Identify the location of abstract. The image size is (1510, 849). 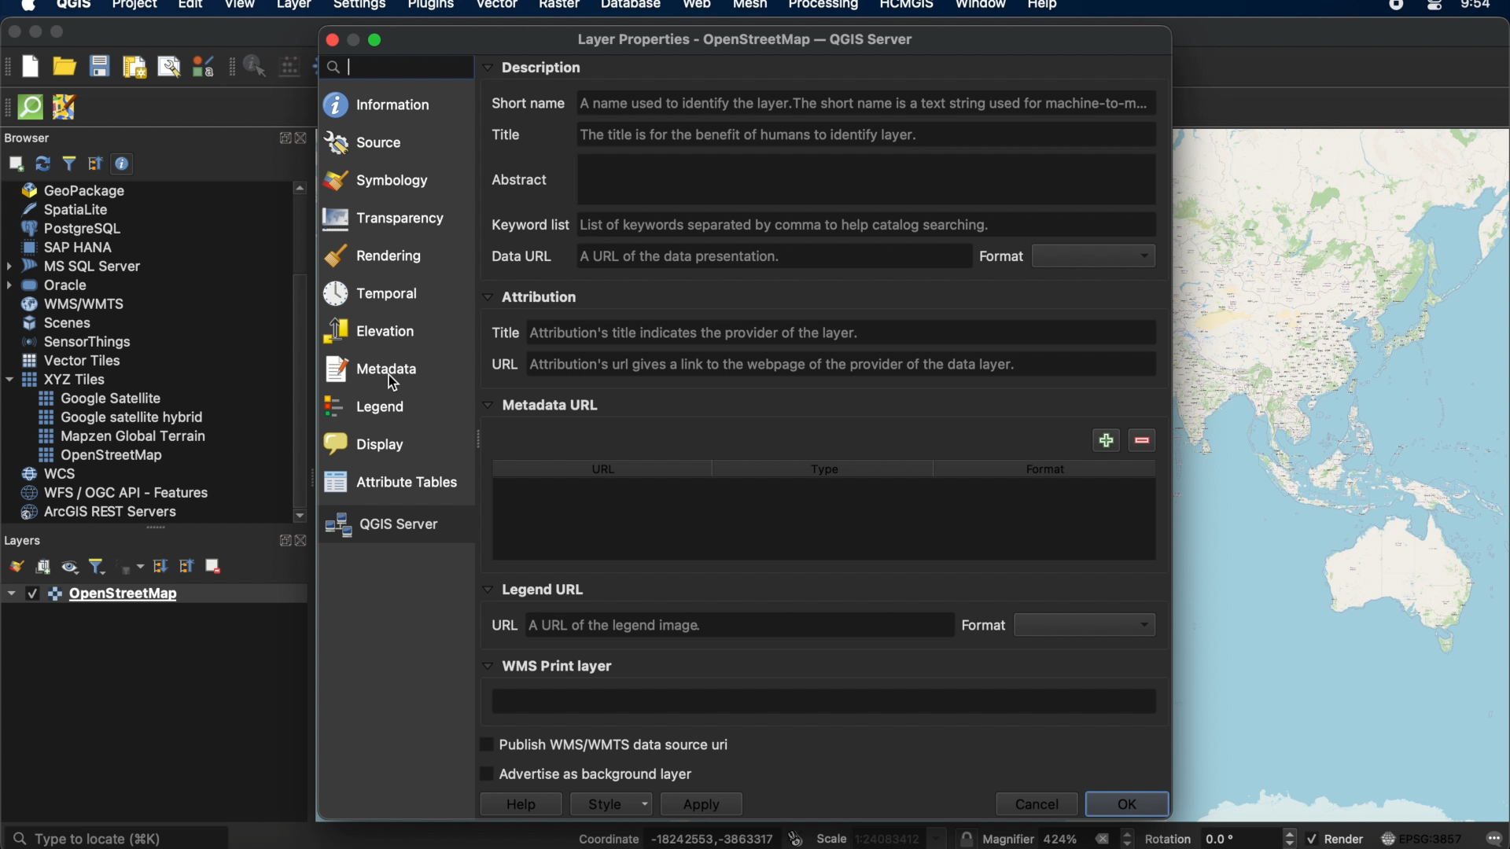
(520, 181).